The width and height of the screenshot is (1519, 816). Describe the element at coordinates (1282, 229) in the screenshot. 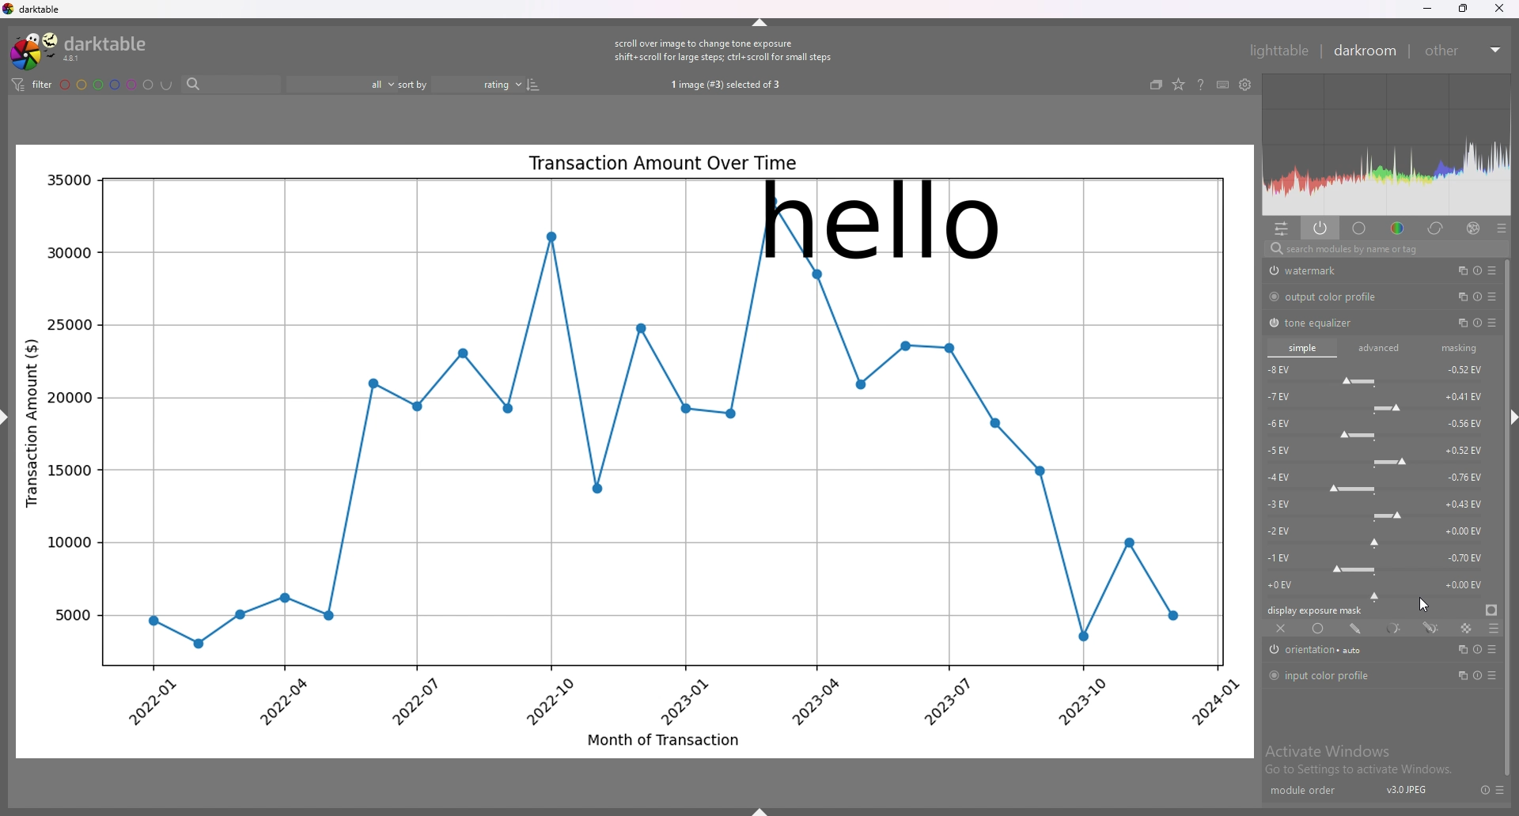

I see `quick access panel` at that location.